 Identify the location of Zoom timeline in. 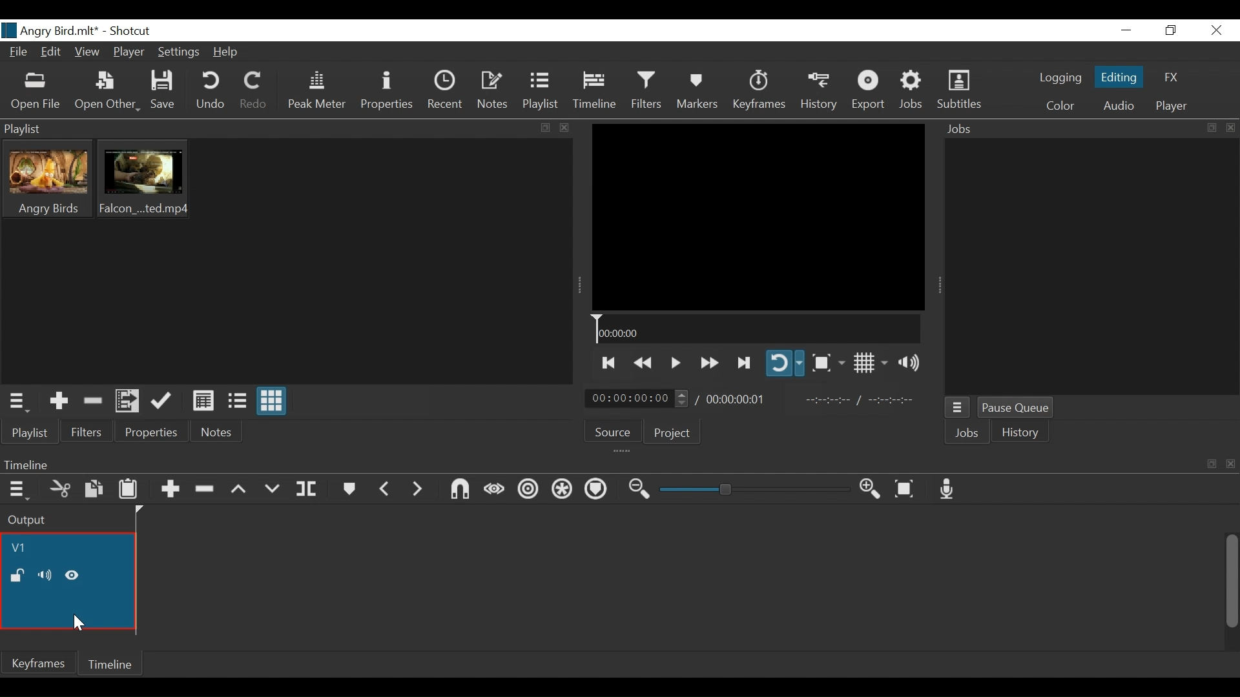
(869, 489).